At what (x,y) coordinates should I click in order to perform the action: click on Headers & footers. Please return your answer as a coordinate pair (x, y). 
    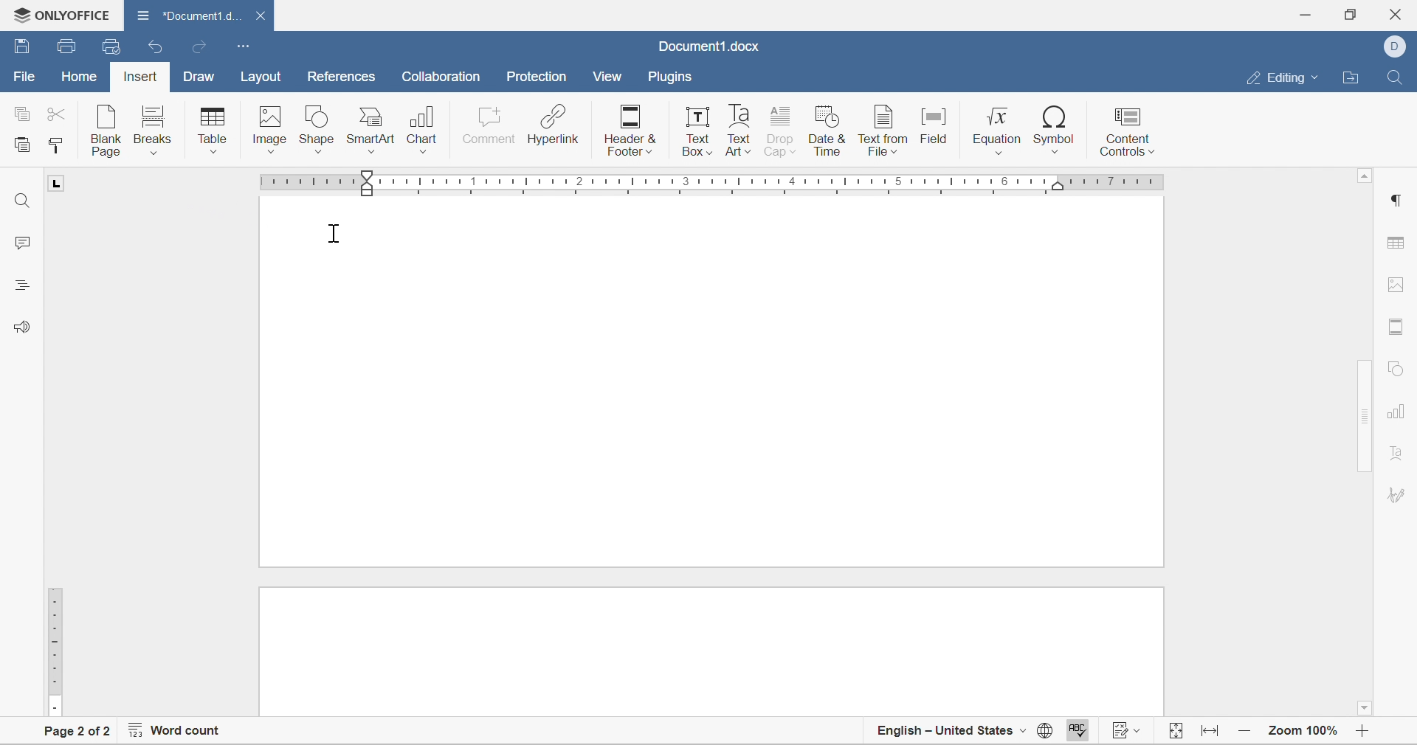
    Looking at the image, I should click on (630, 132).